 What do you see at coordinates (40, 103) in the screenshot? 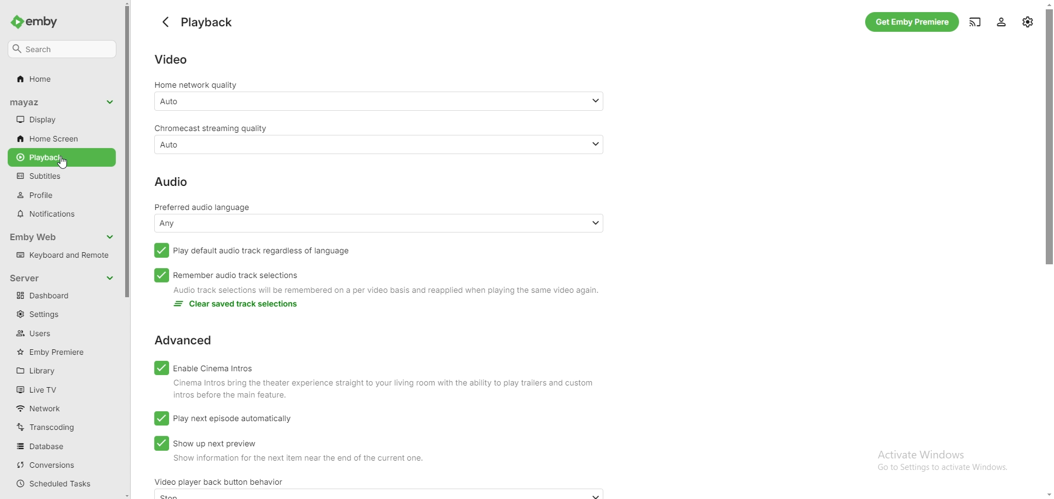
I see `username` at bounding box center [40, 103].